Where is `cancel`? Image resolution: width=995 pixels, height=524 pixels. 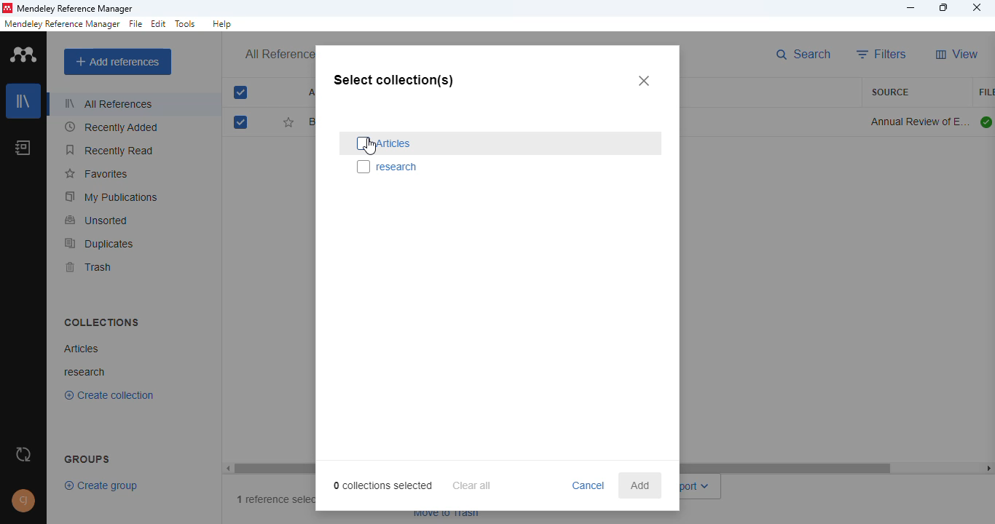 cancel is located at coordinates (589, 485).